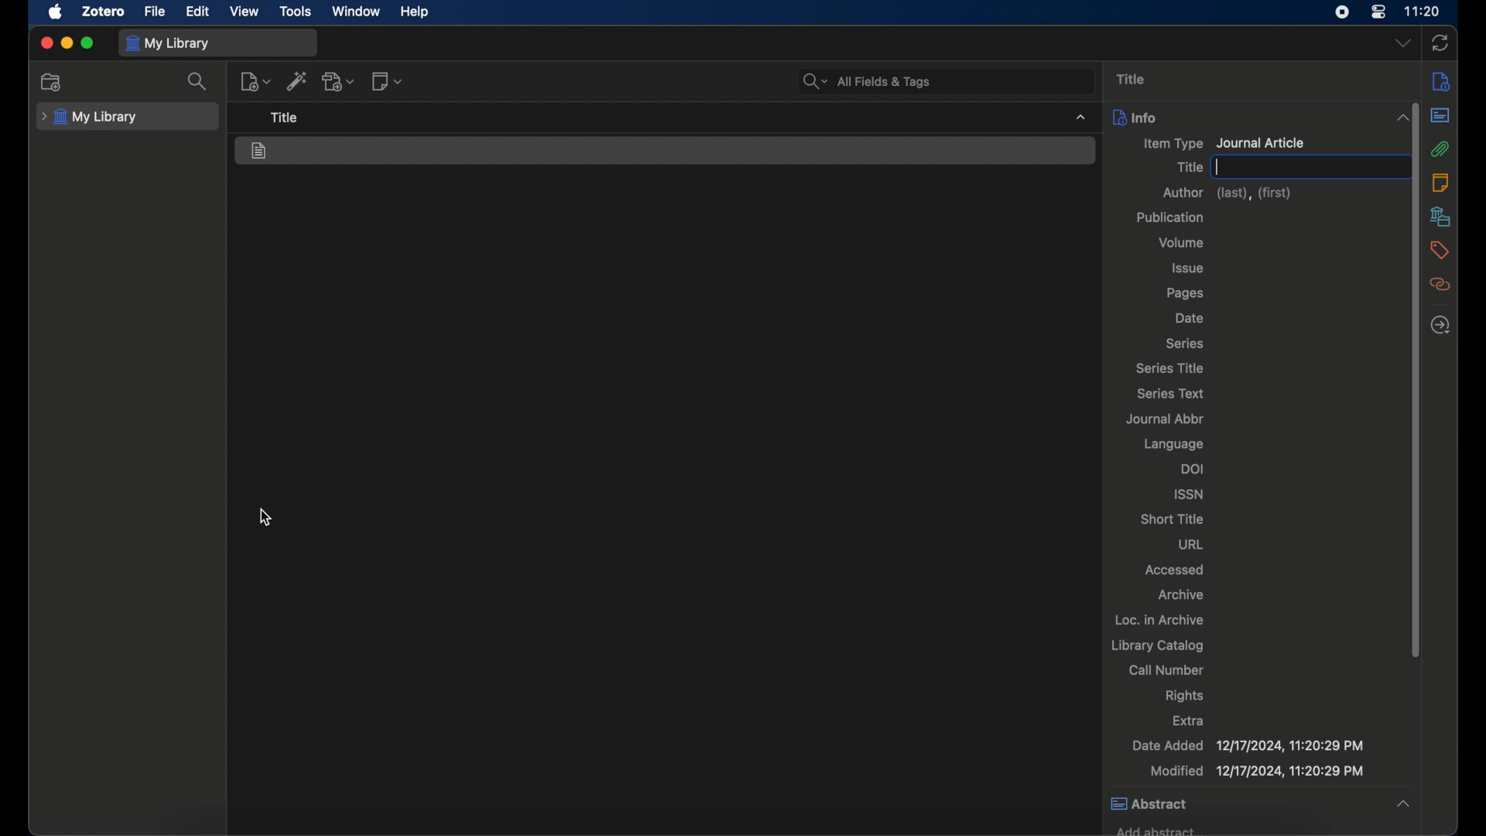 Image resolution: width=1486 pixels, height=836 pixels. I want to click on url, so click(1192, 543).